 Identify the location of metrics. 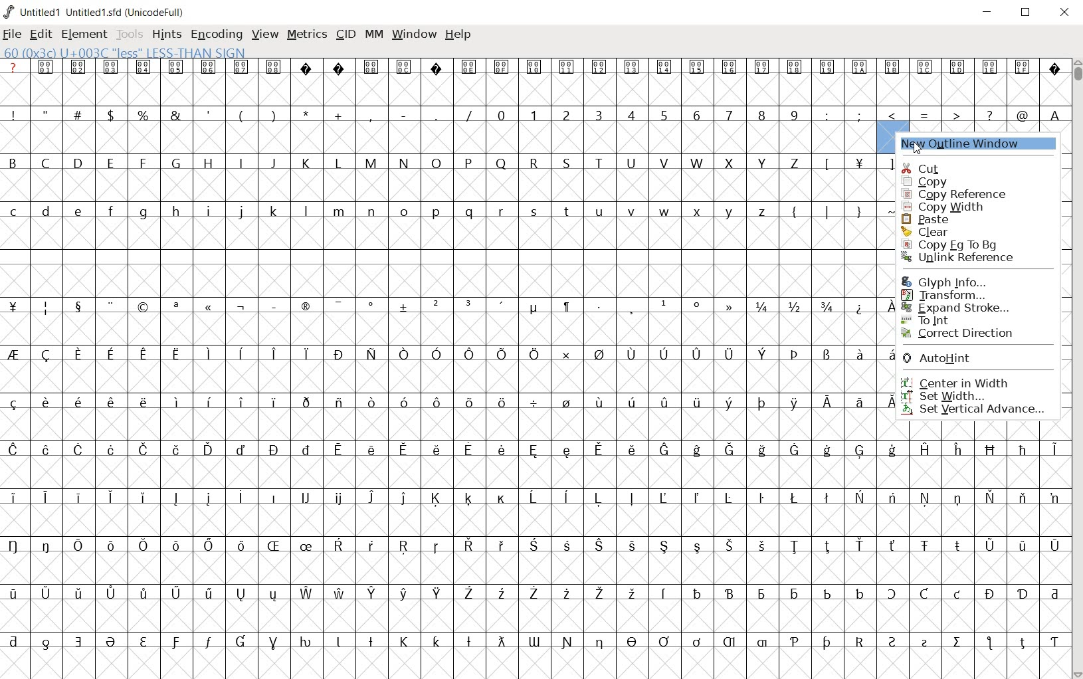
(307, 35).